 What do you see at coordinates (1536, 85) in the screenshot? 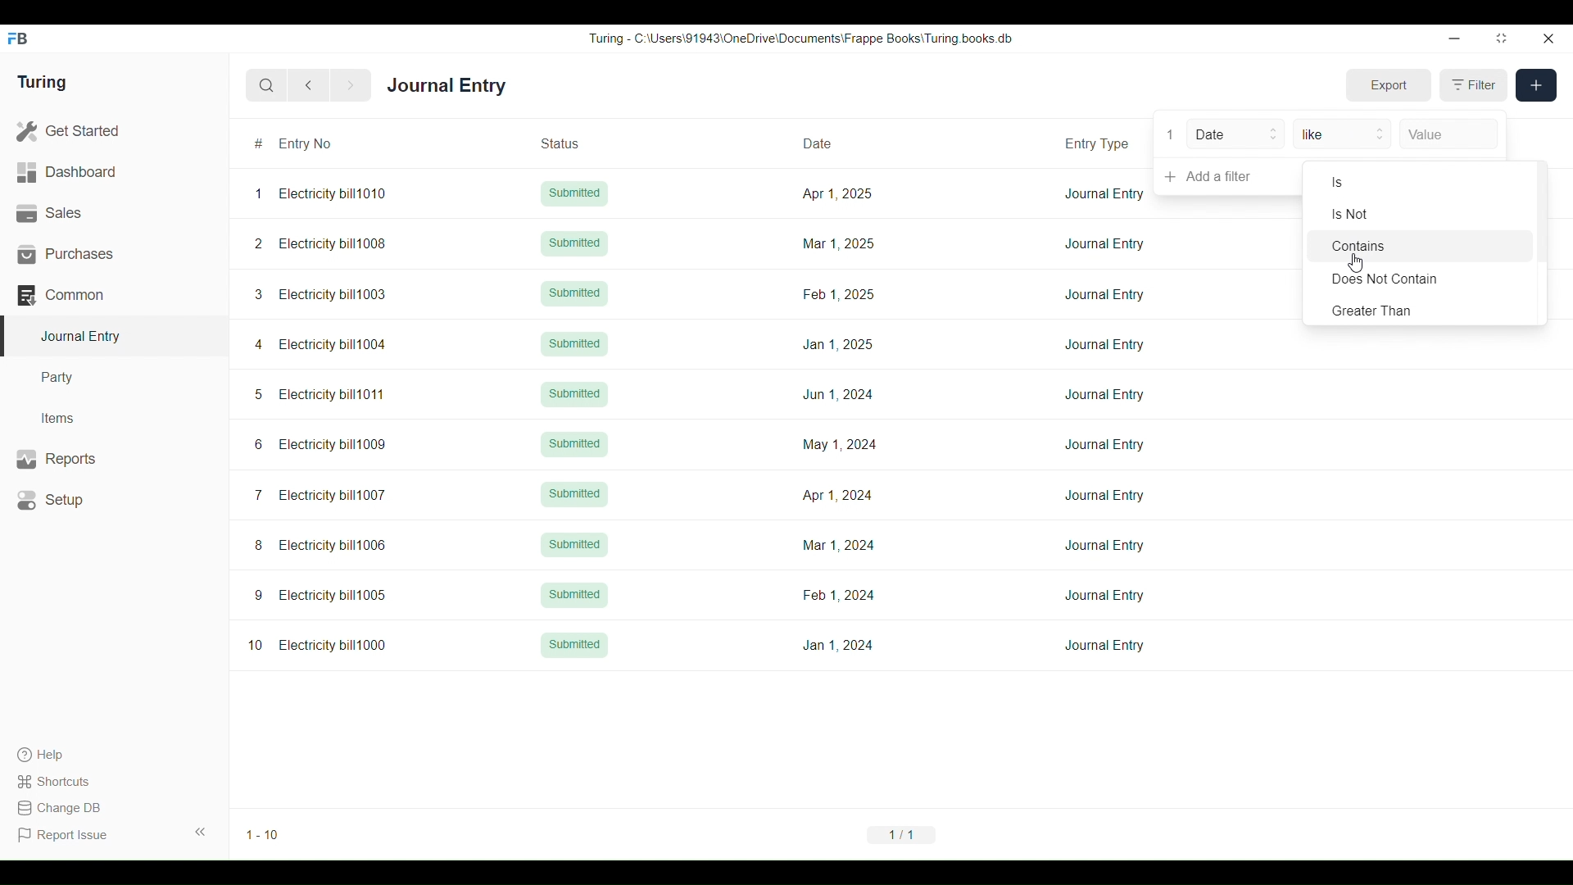
I see `New entry` at bounding box center [1536, 85].